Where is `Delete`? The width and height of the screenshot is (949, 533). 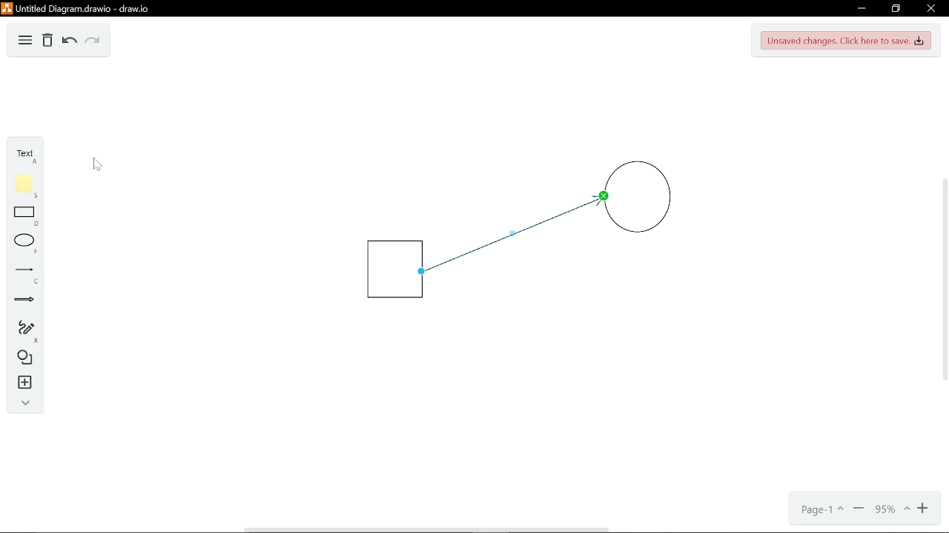
Delete is located at coordinates (47, 41).